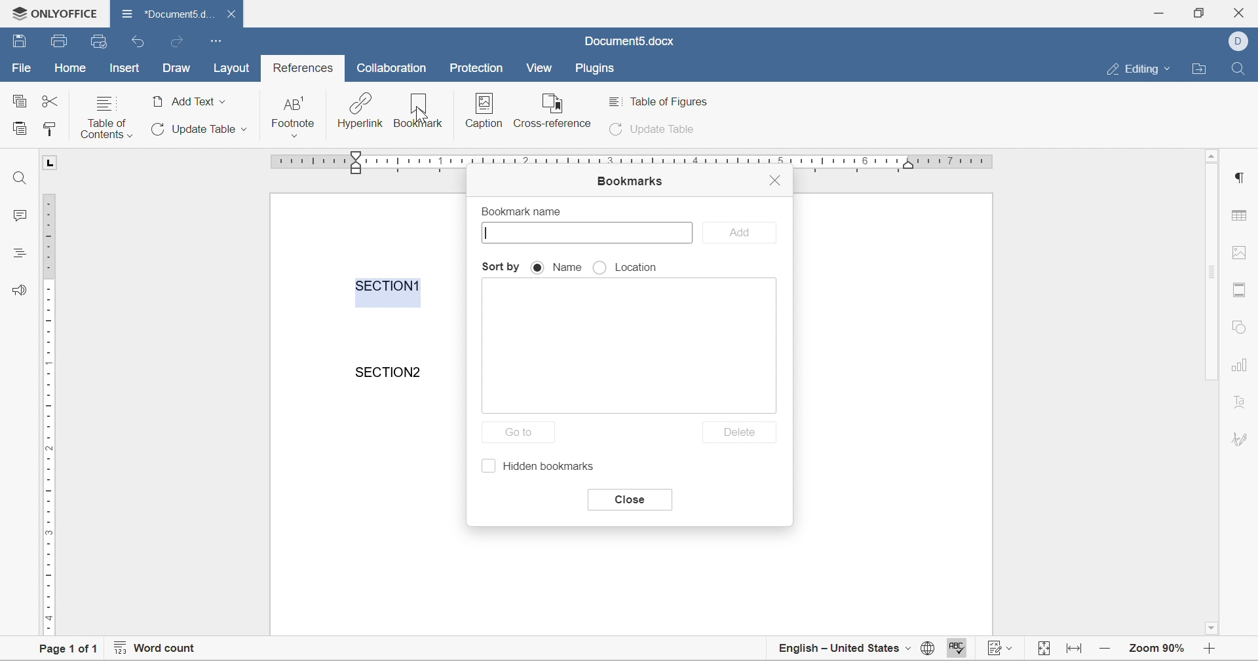 This screenshot has height=661, width=1258. What do you see at coordinates (520, 211) in the screenshot?
I see `bookmark name` at bounding box center [520, 211].